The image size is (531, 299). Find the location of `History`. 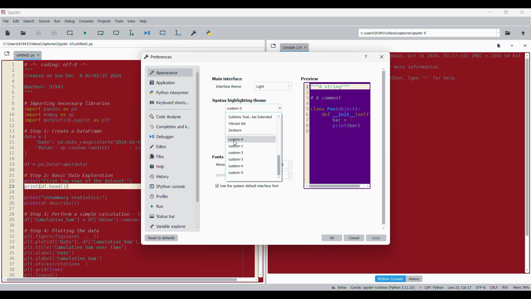

History is located at coordinates (414, 279).